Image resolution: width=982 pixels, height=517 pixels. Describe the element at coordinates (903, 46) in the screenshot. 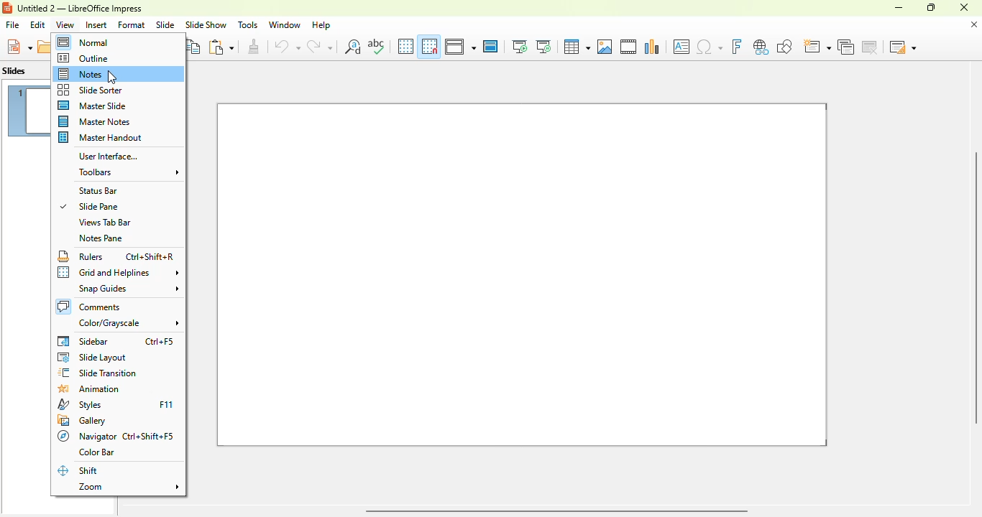

I see `slide layout` at that location.